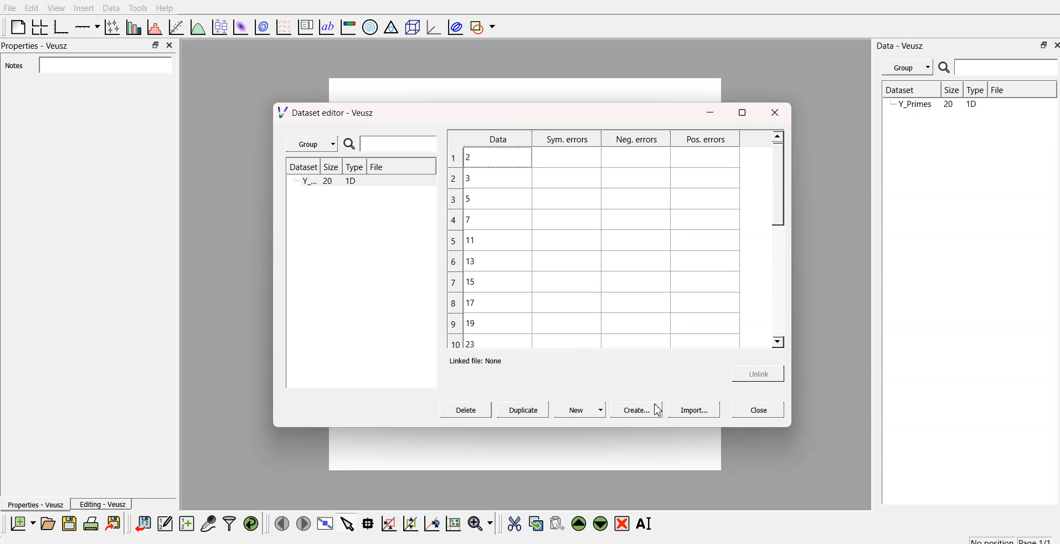 The image size is (1060, 544). What do you see at coordinates (86, 25) in the screenshot?
I see `plot on axis` at bounding box center [86, 25].